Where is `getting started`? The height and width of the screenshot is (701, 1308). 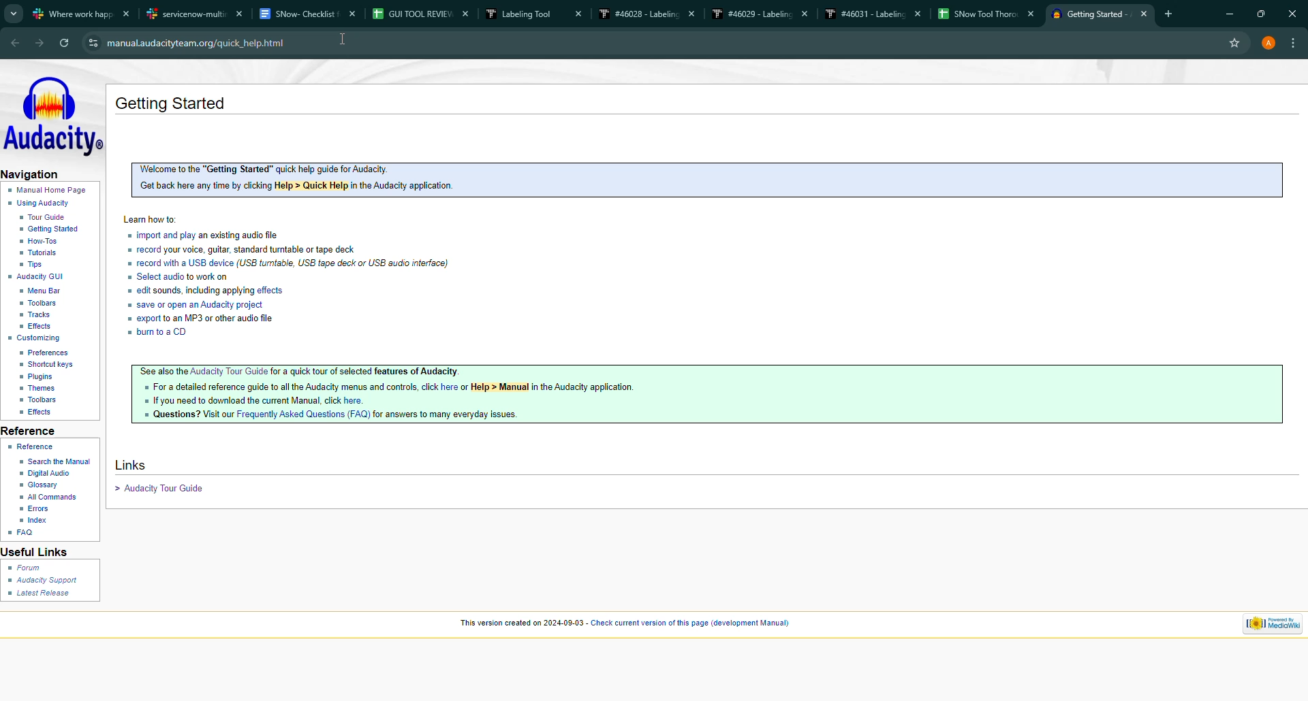
getting started is located at coordinates (176, 101).